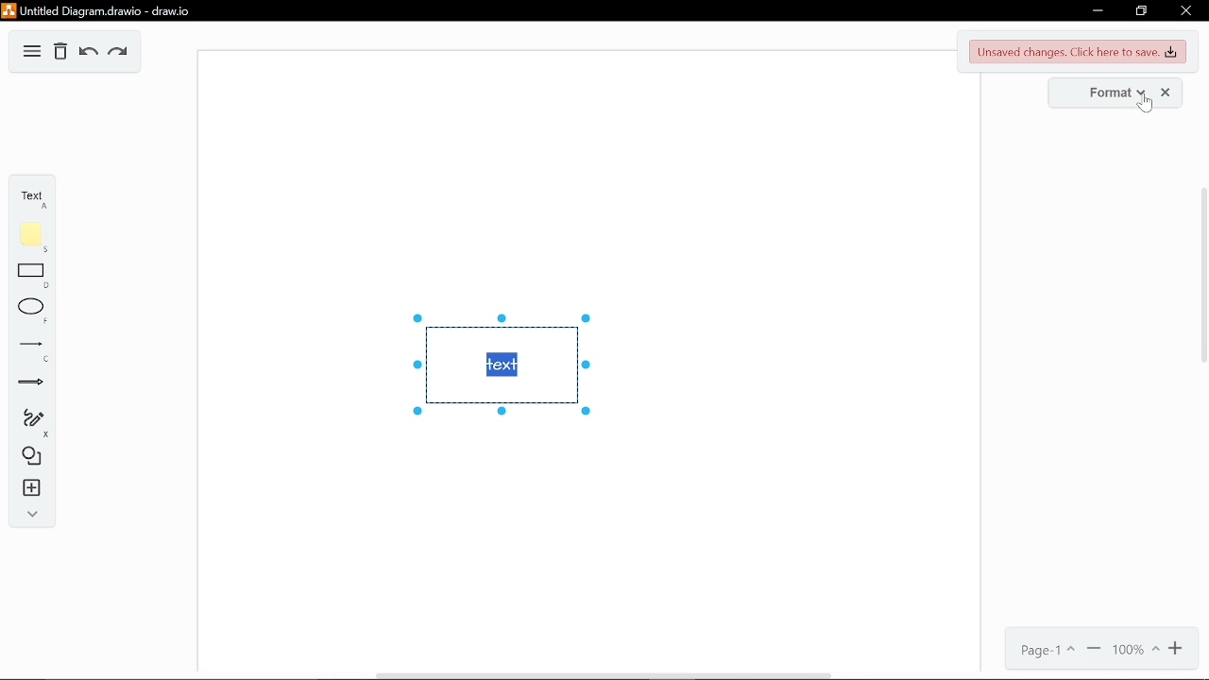 This screenshot has width=1209, height=680. I want to click on untitiled diagram.drawio - draw.io, so click(101, 10).